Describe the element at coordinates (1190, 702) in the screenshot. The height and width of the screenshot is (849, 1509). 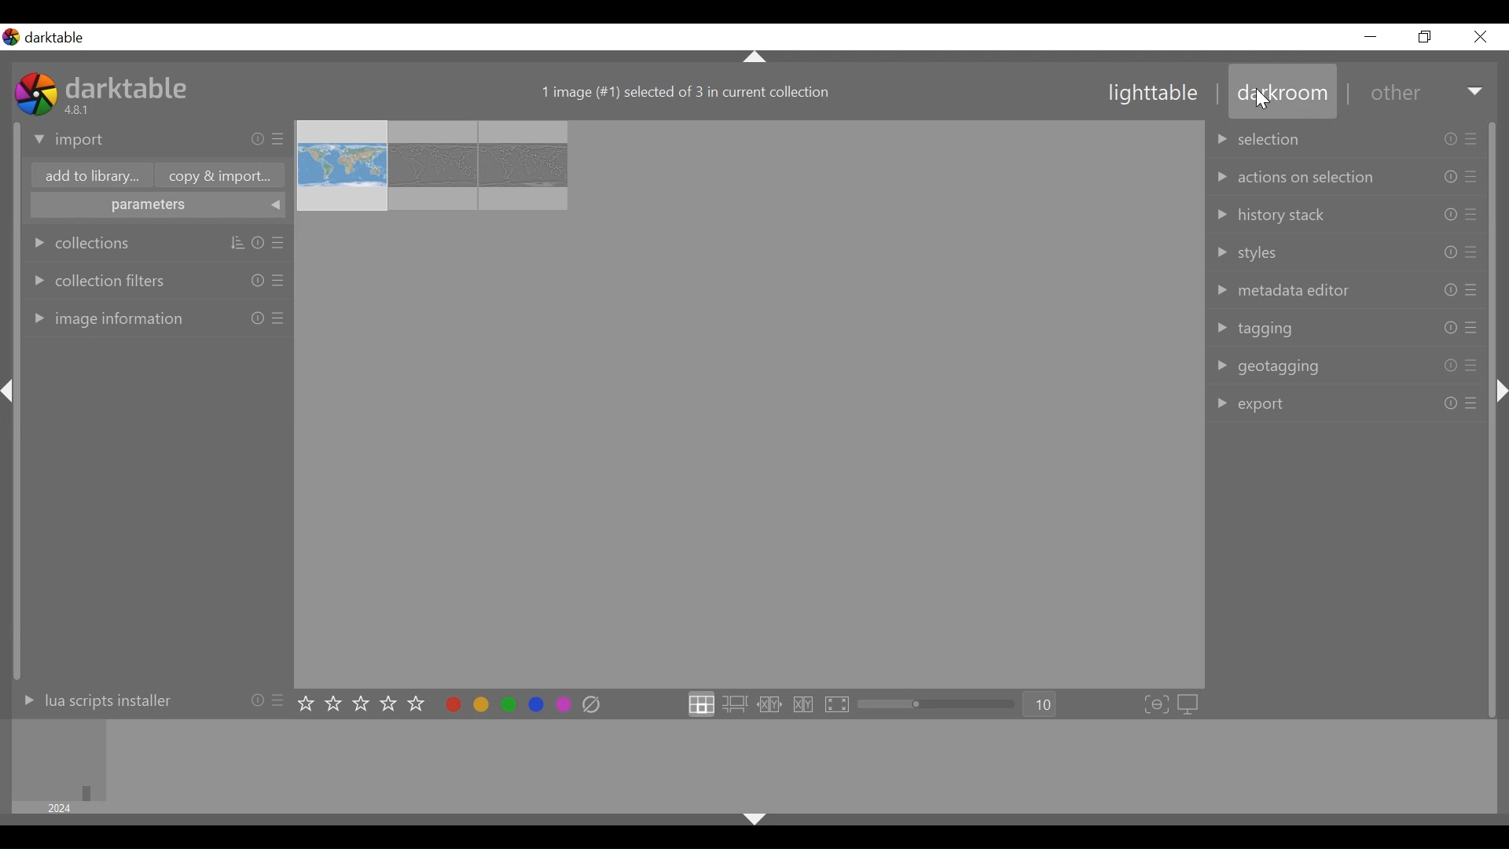
I see `set display profile` at that location.